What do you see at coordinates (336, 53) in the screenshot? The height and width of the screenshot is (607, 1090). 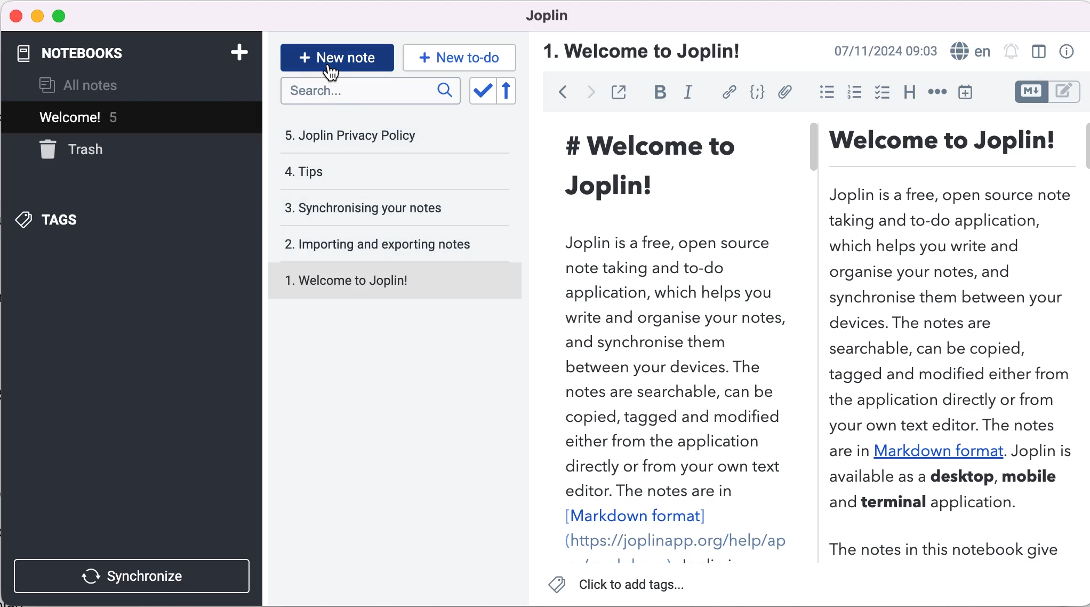 I see `new note` at bounding box center [336, 53].